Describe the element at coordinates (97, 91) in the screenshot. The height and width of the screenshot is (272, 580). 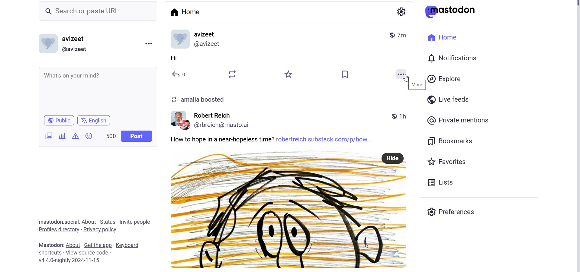
I see `What's on your mind` at that location.